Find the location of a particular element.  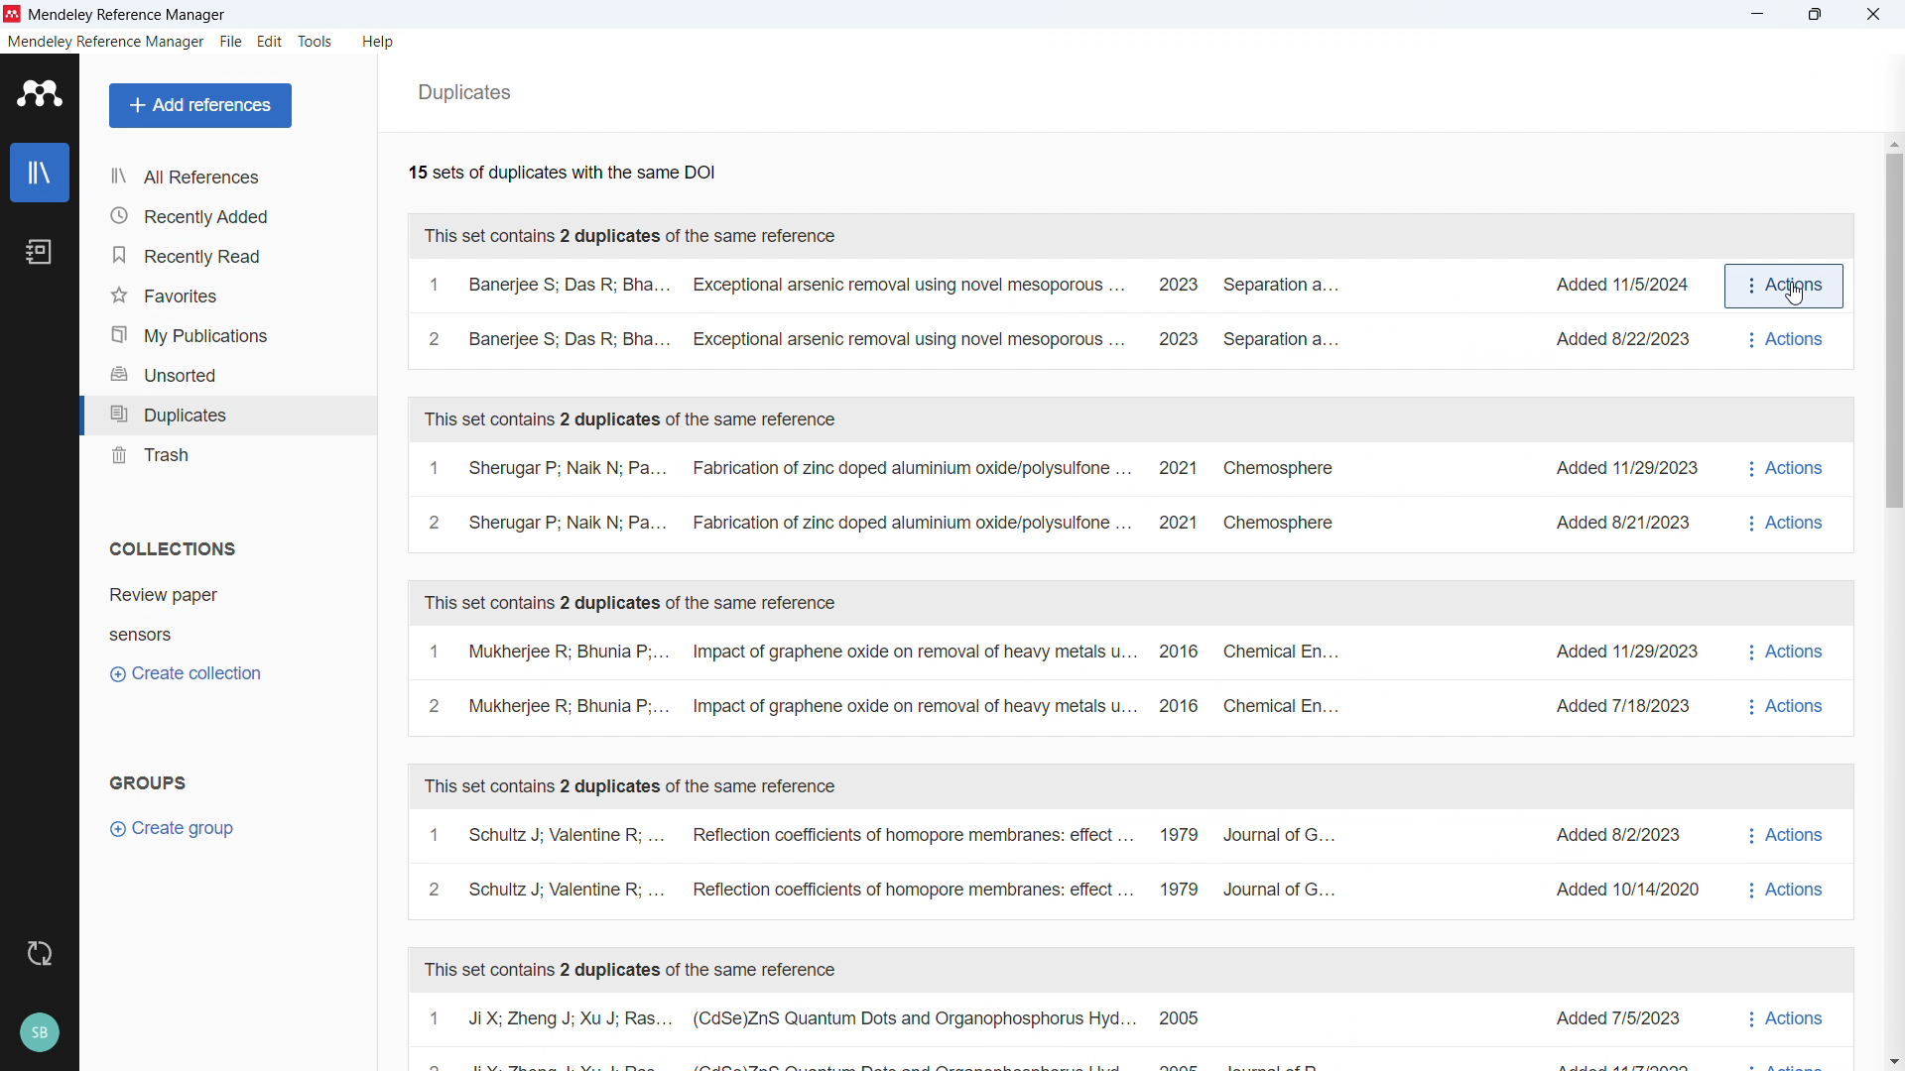

Favourites  is located at coordinates (226, 294).